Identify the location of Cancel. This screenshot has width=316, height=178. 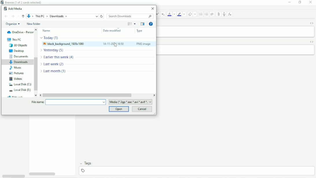
(142, 109).